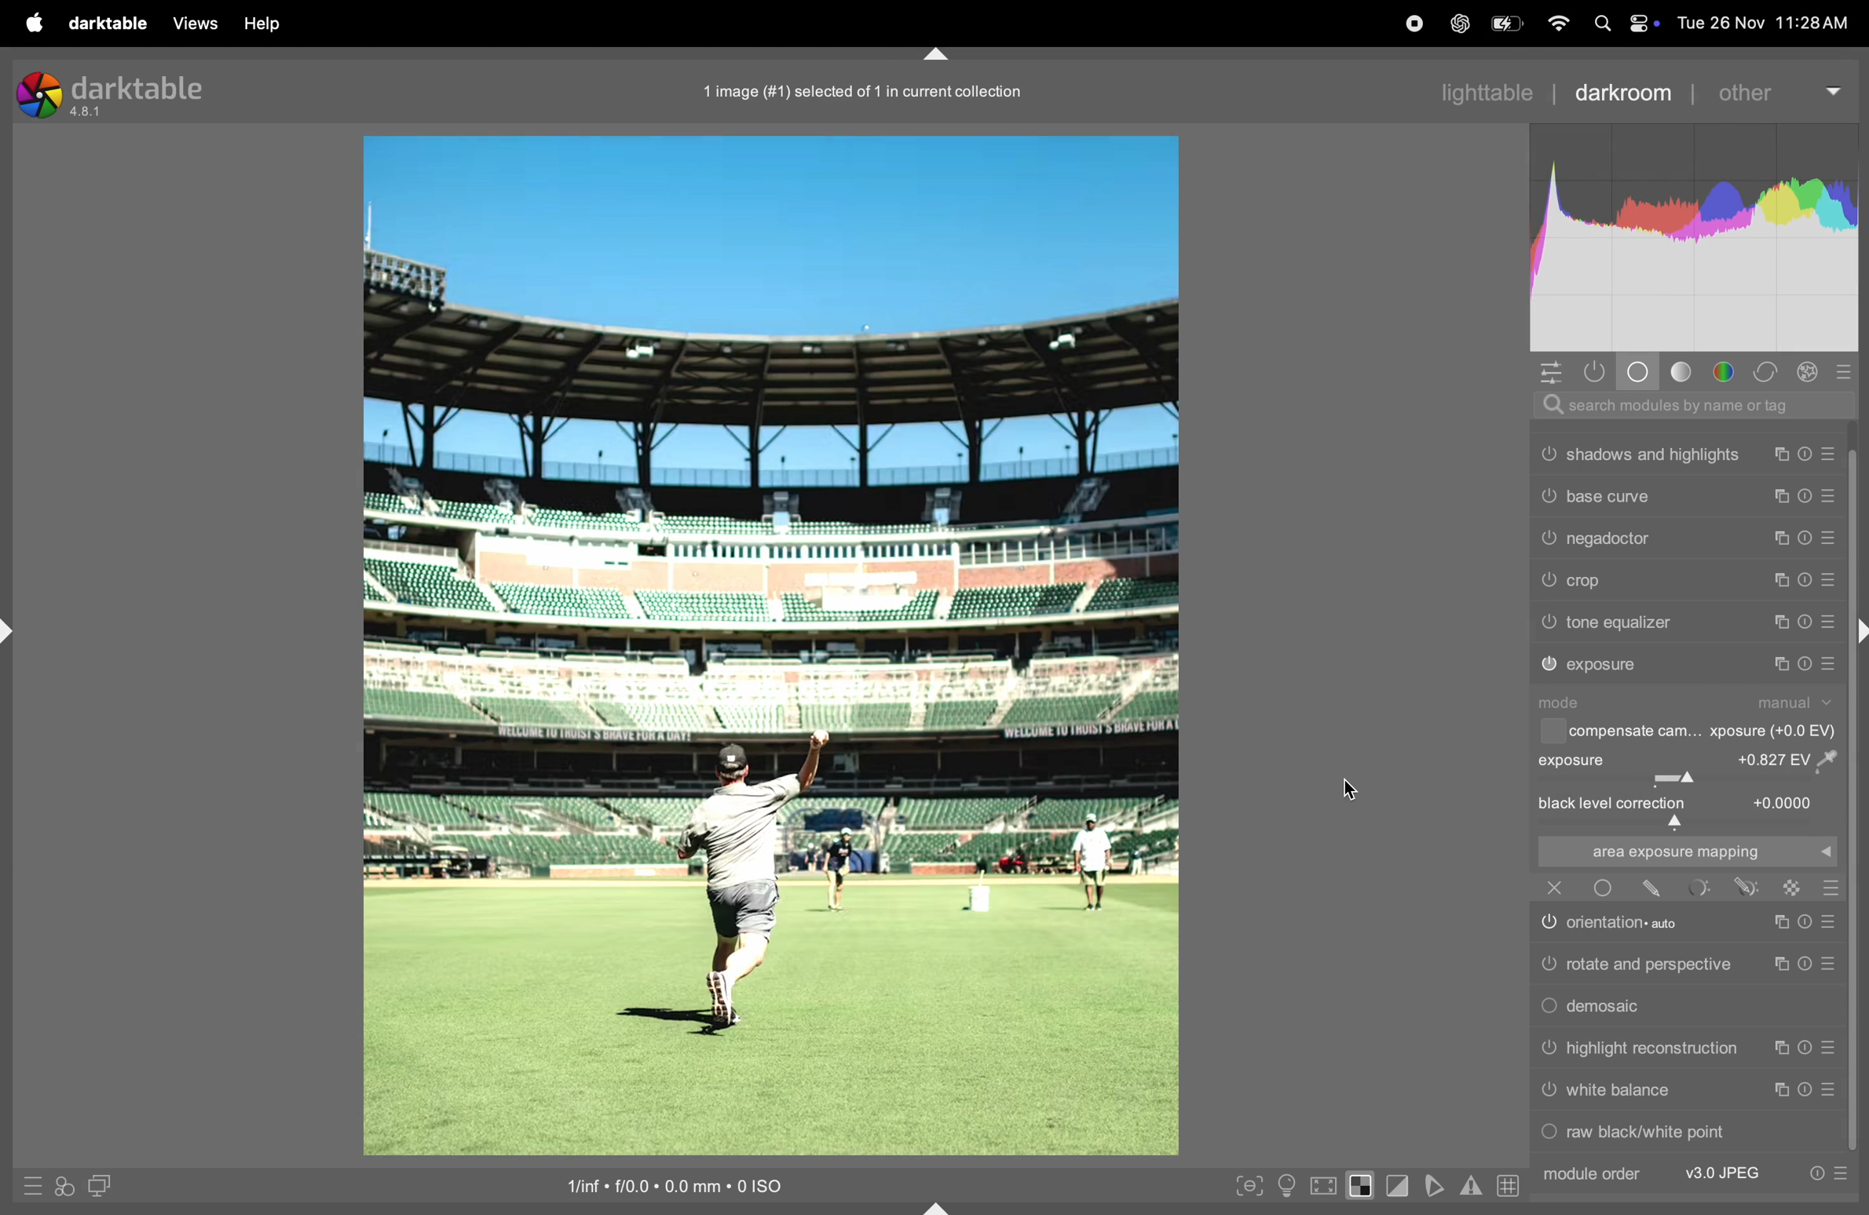 Image resolution: width=1869 pixels, height=1215 pixels. Describe the element at coordinates (1650, 963) in the screenshot. I see `rotate and perspective` at that location.